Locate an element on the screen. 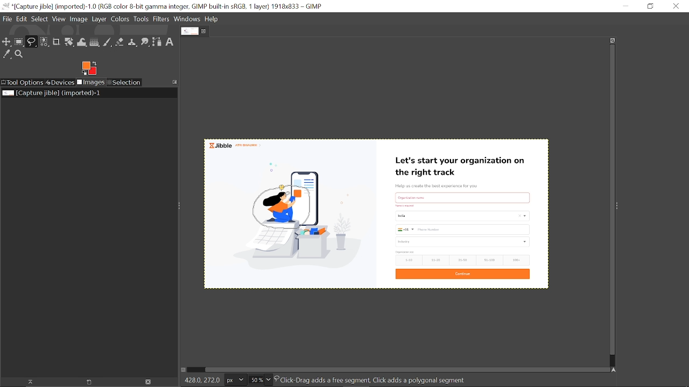  Delete is located at coordinates (147, 382).